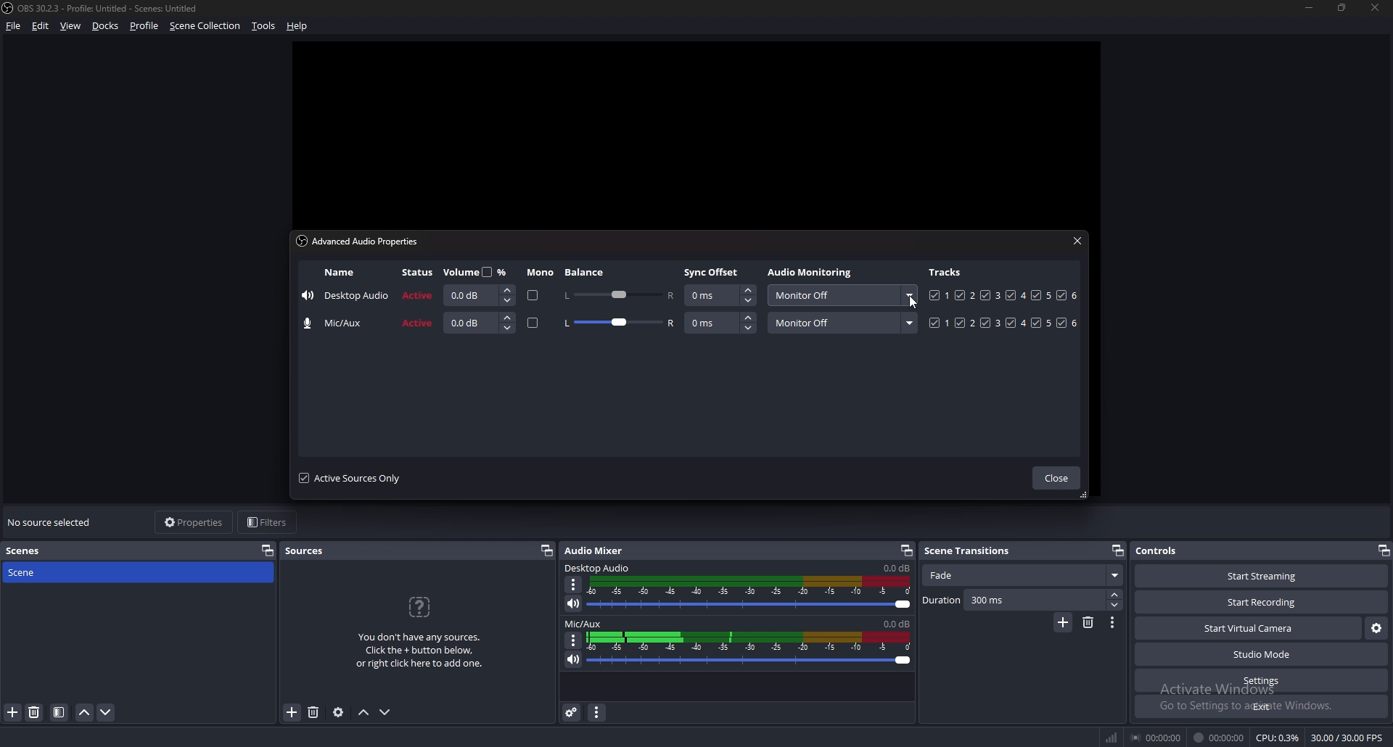 The image size is (1393, 747). What do you see at coordinates (975, 550) in the screenshot?
I see `scene transitions` at bounding box center [975, 550].